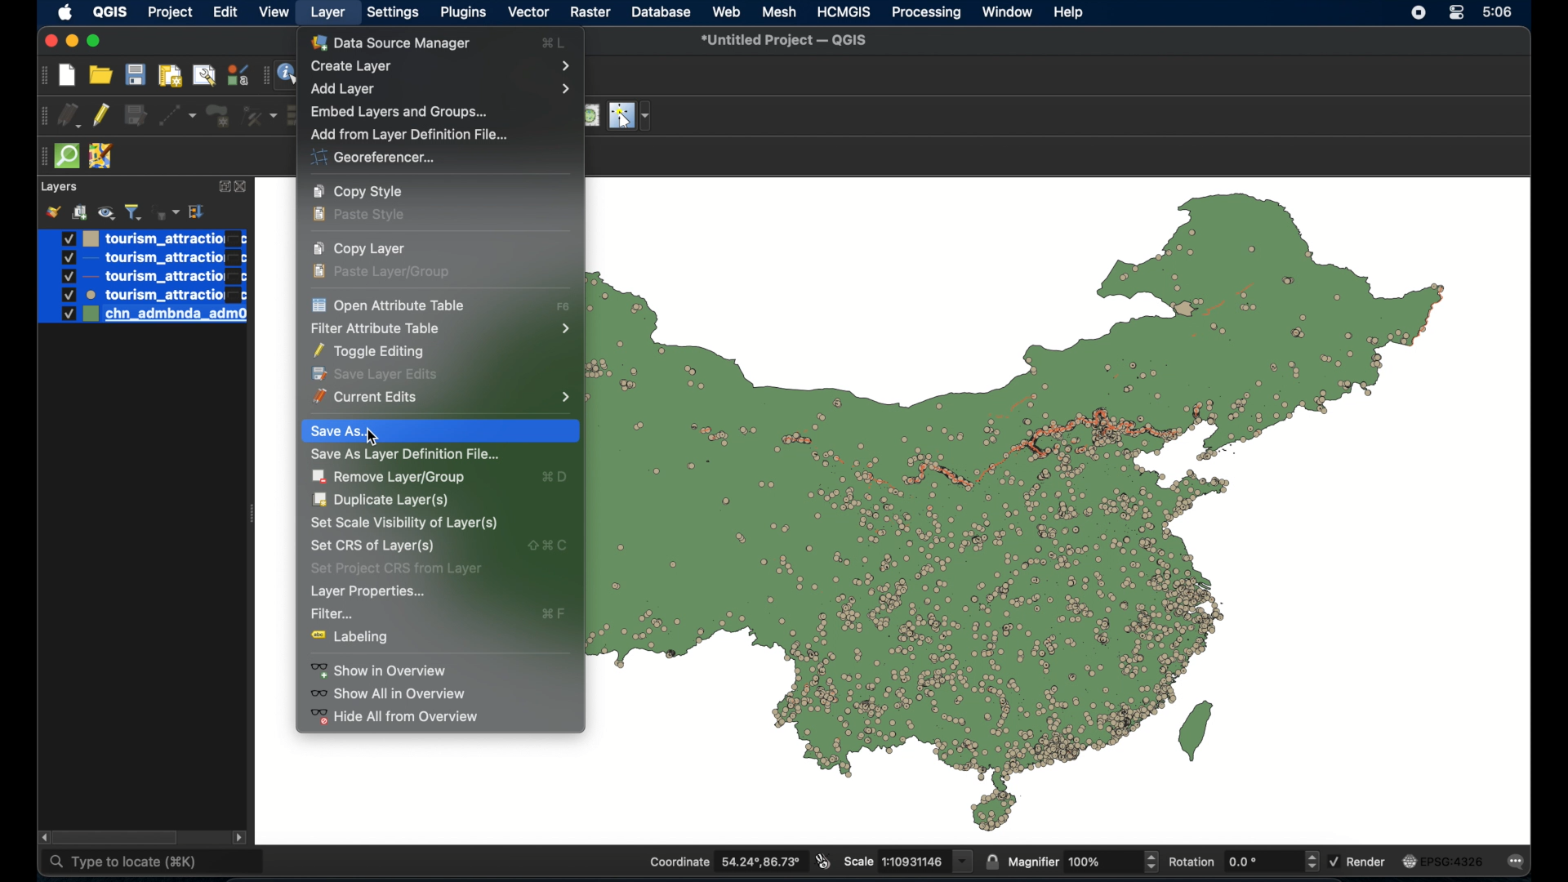 This screenshot has height=882, width=1568. What do you see at coordinates (100, 73) in the screenshot?
I see `open project` at bounding box center [100, 73].